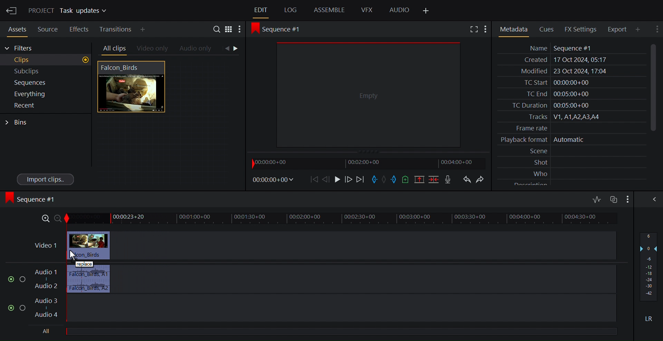 This screenshot has width=663, height=341. I want to click on VFX, so click(367, 10).